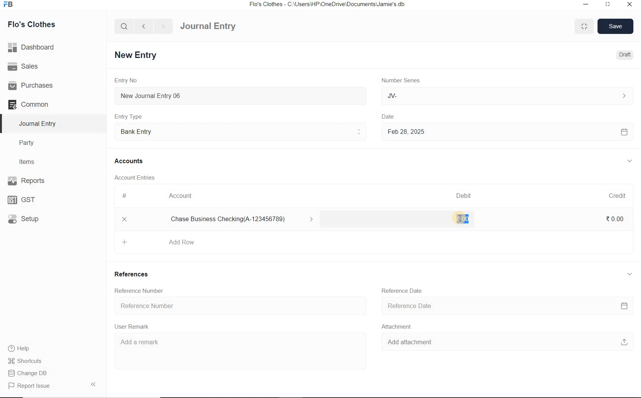  I want to click on Number Series, so click(400, 80).